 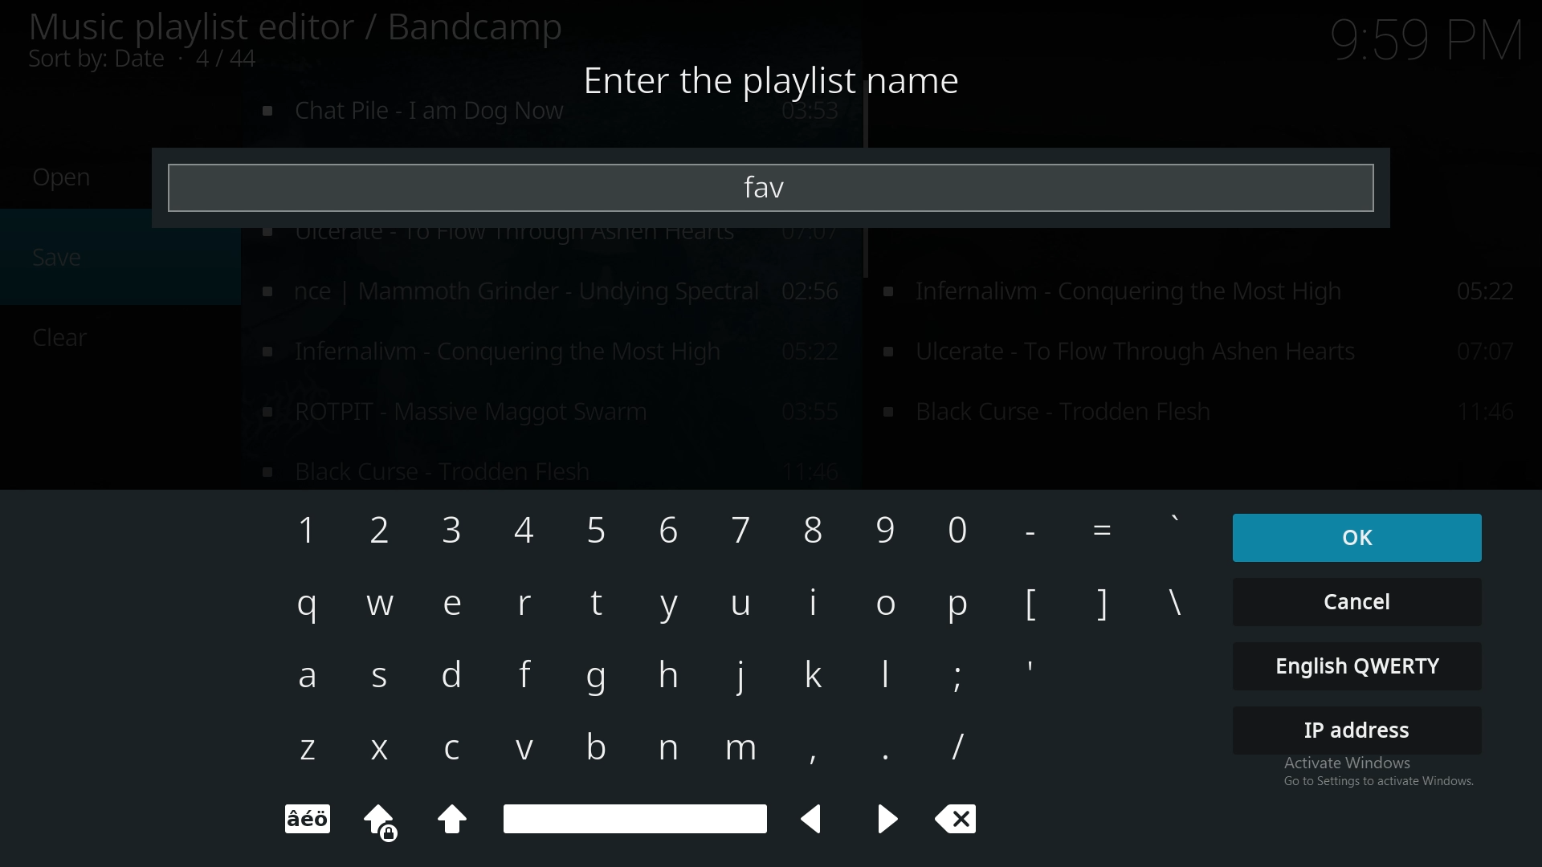 What do you see at coordinates (590, 747) in the screenshot?
I see `keyboard input` at bounding box center [590, 747].